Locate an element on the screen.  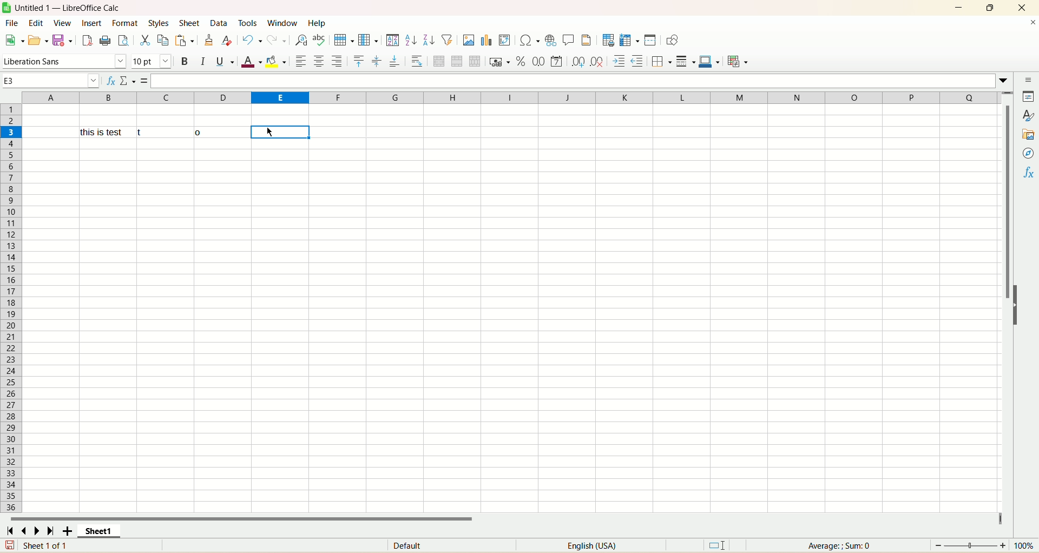
format as currency is located at coordinates (499, 62).